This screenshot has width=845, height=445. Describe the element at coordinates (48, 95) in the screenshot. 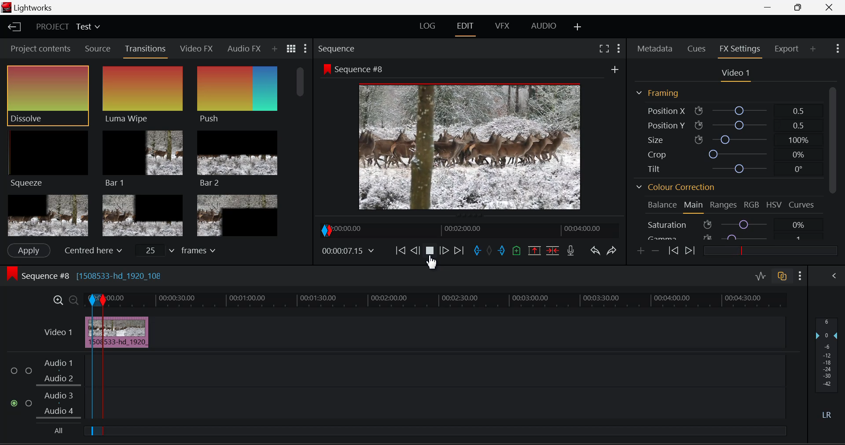

I see `Dissolve` at that location.